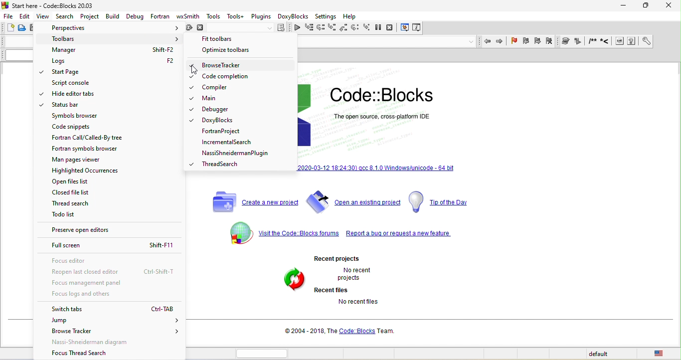  What do you see at coordinates (621, 5) in the screenshot?
I see `minimize` at bounding box center [621, 5].